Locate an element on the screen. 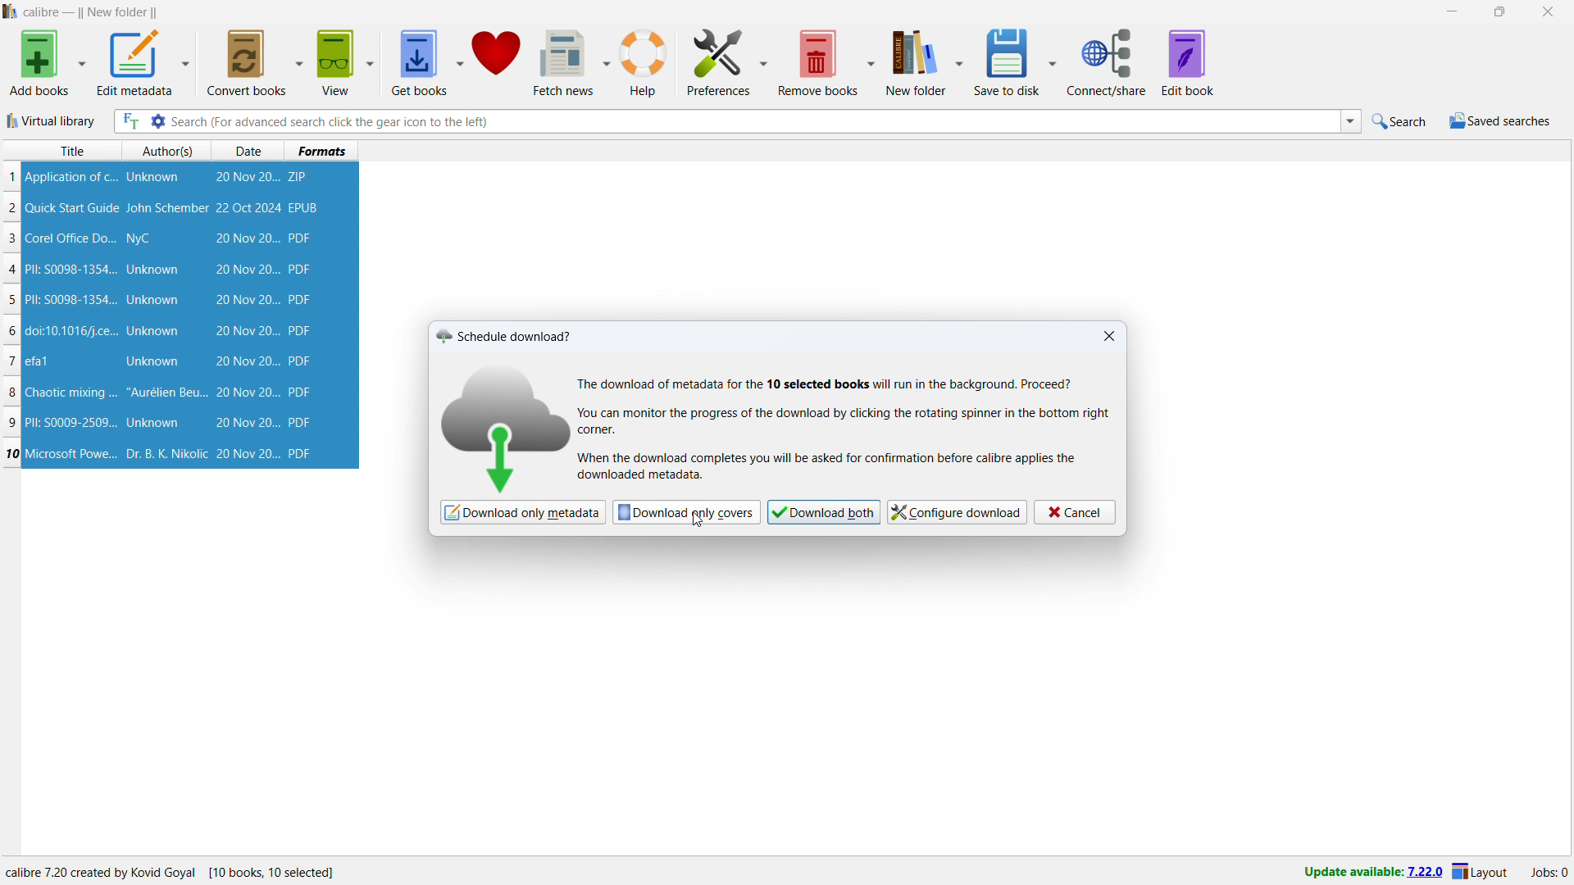 Image resolution: width=1574 pixels, height=885 pixels. PDF is located at coordinates (302, 239).